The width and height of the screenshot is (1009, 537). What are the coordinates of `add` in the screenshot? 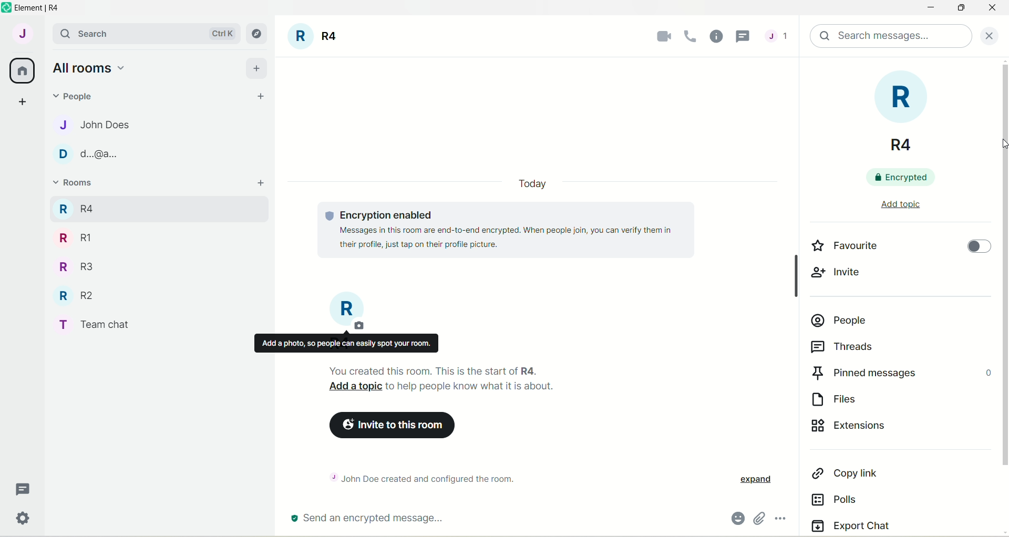 It's located at (262, 183).